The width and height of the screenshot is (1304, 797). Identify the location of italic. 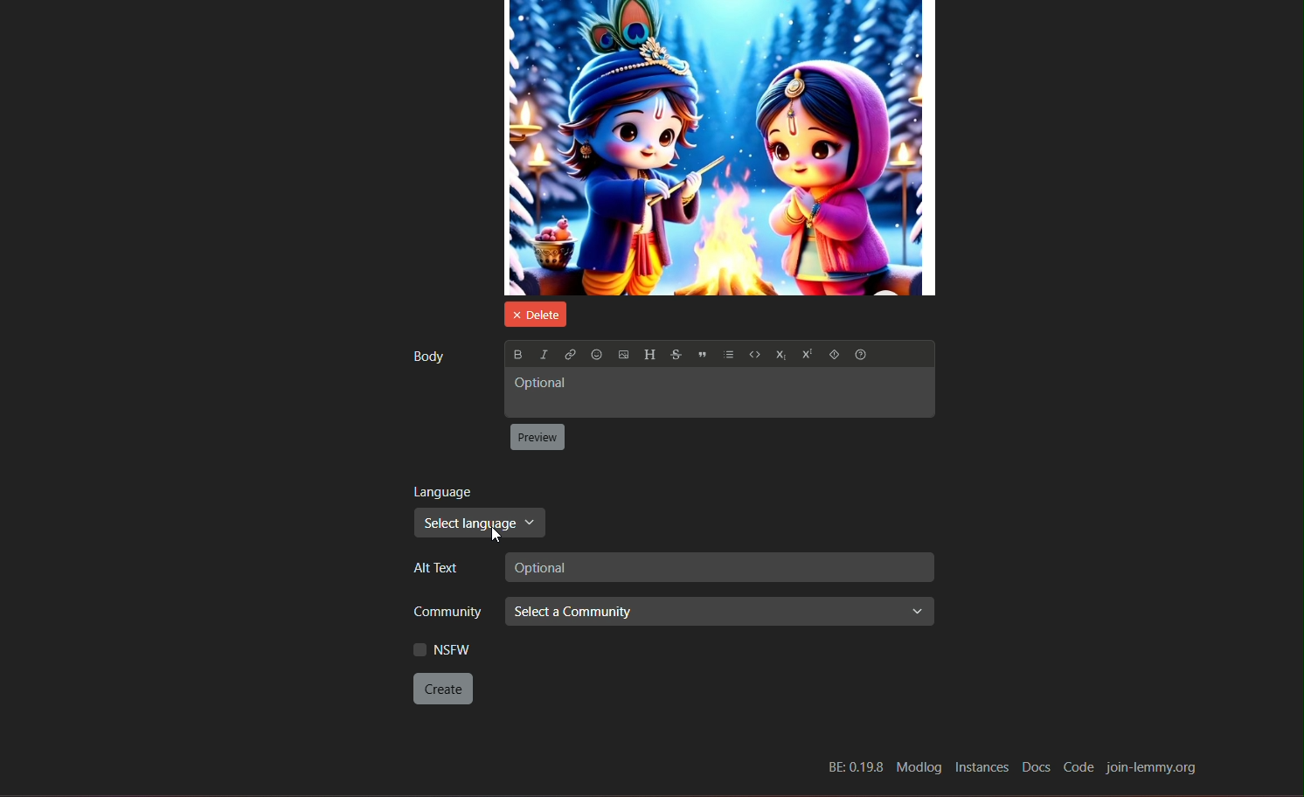
(542, 353).